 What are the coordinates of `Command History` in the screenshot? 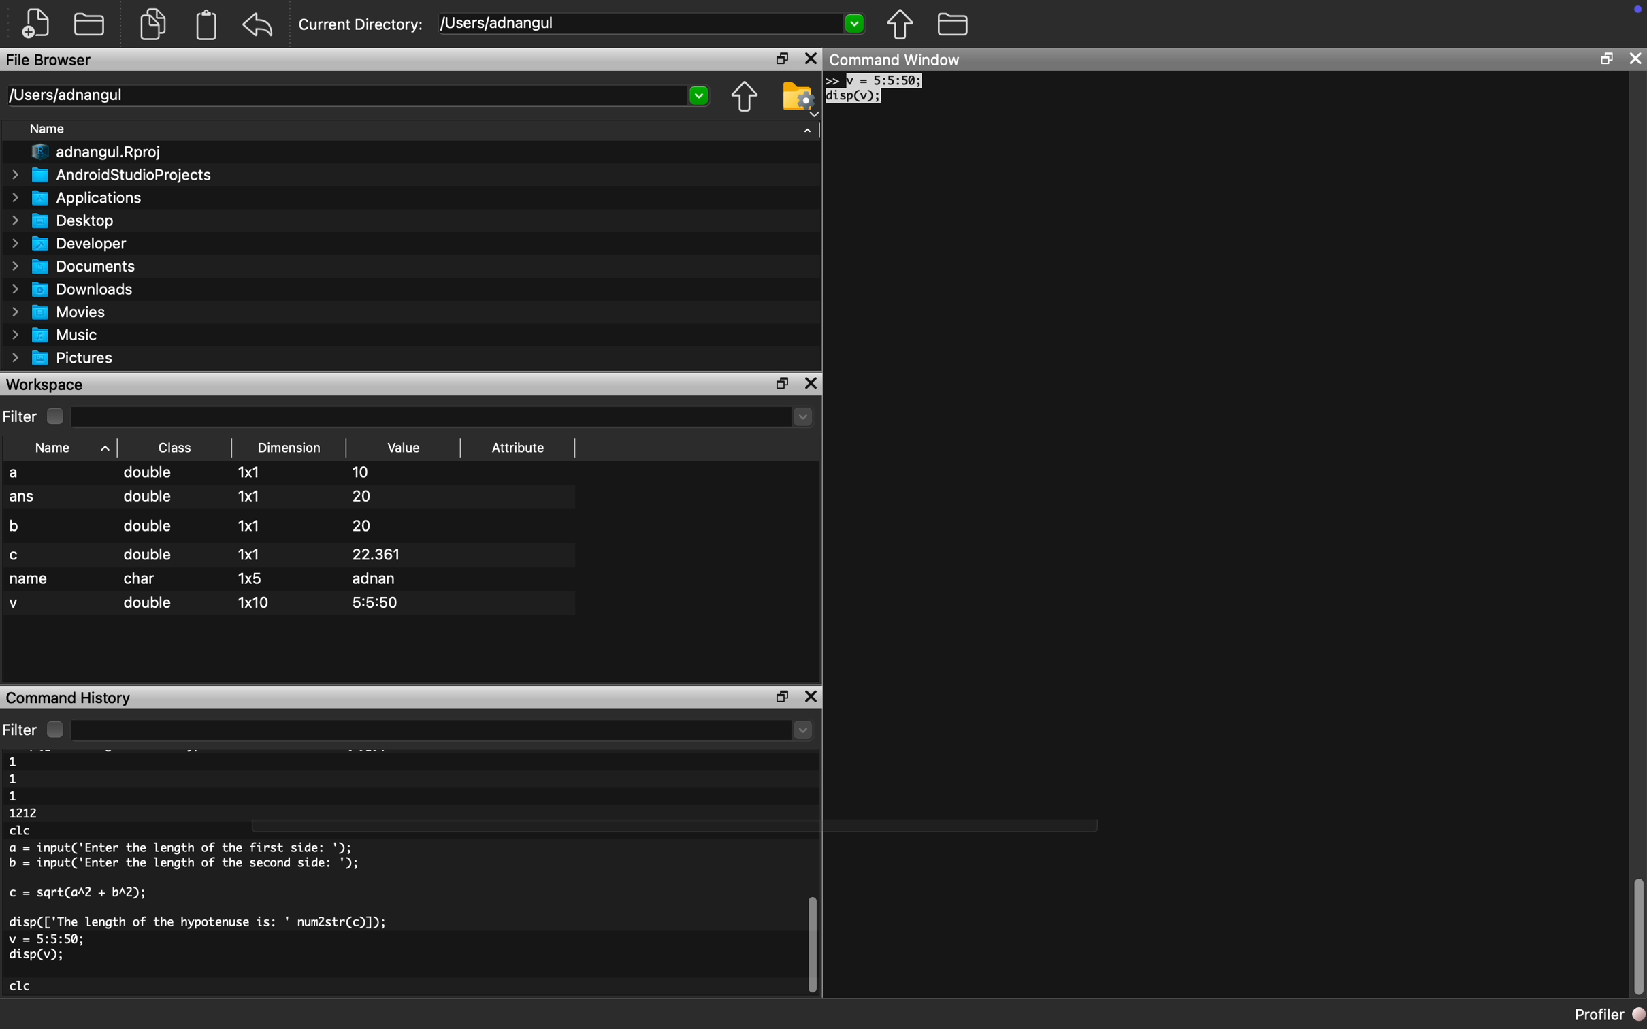 It's located at (69, 698).